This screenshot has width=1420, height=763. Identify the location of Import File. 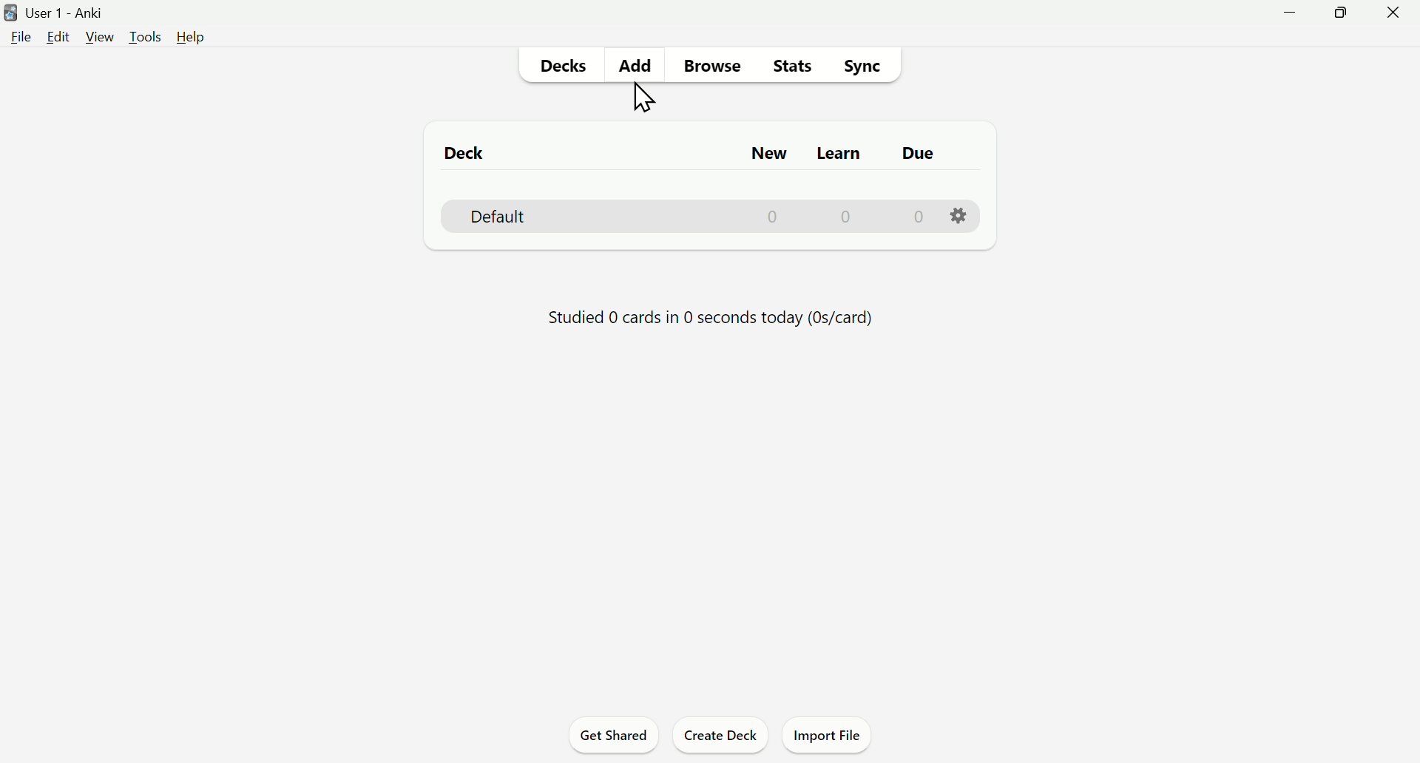
(825, 736).